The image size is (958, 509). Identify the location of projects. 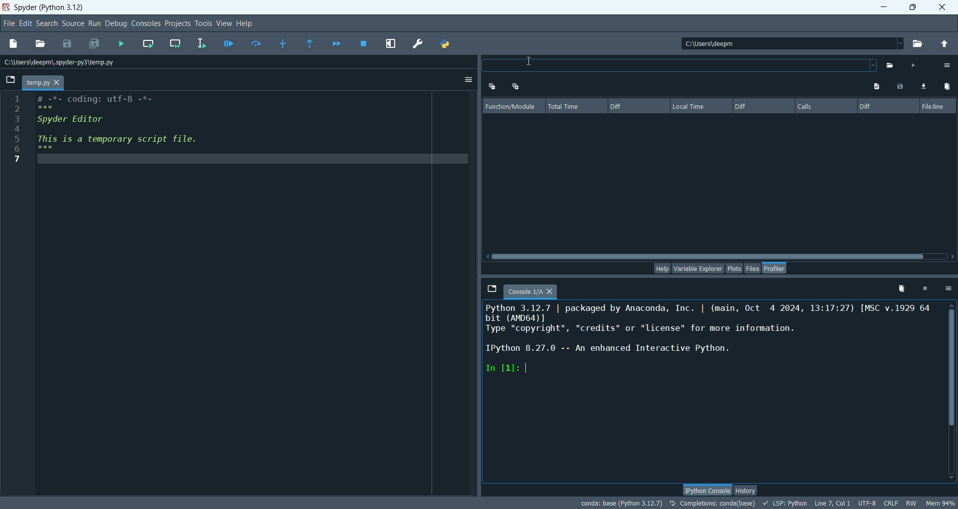
(179, 23).